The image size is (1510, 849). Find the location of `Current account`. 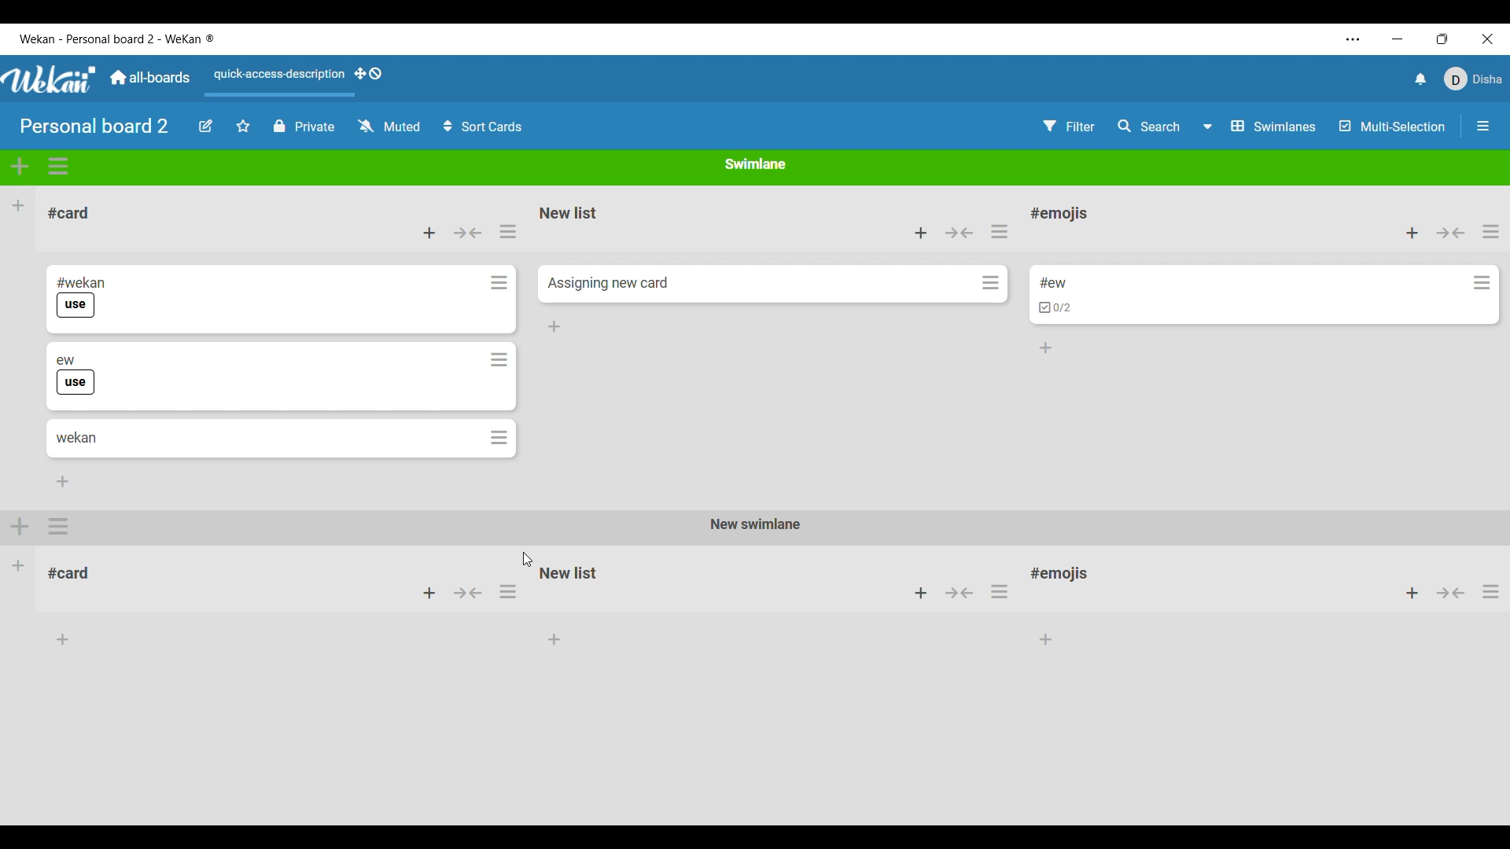

Current account is located at coordinates (1474, 79).